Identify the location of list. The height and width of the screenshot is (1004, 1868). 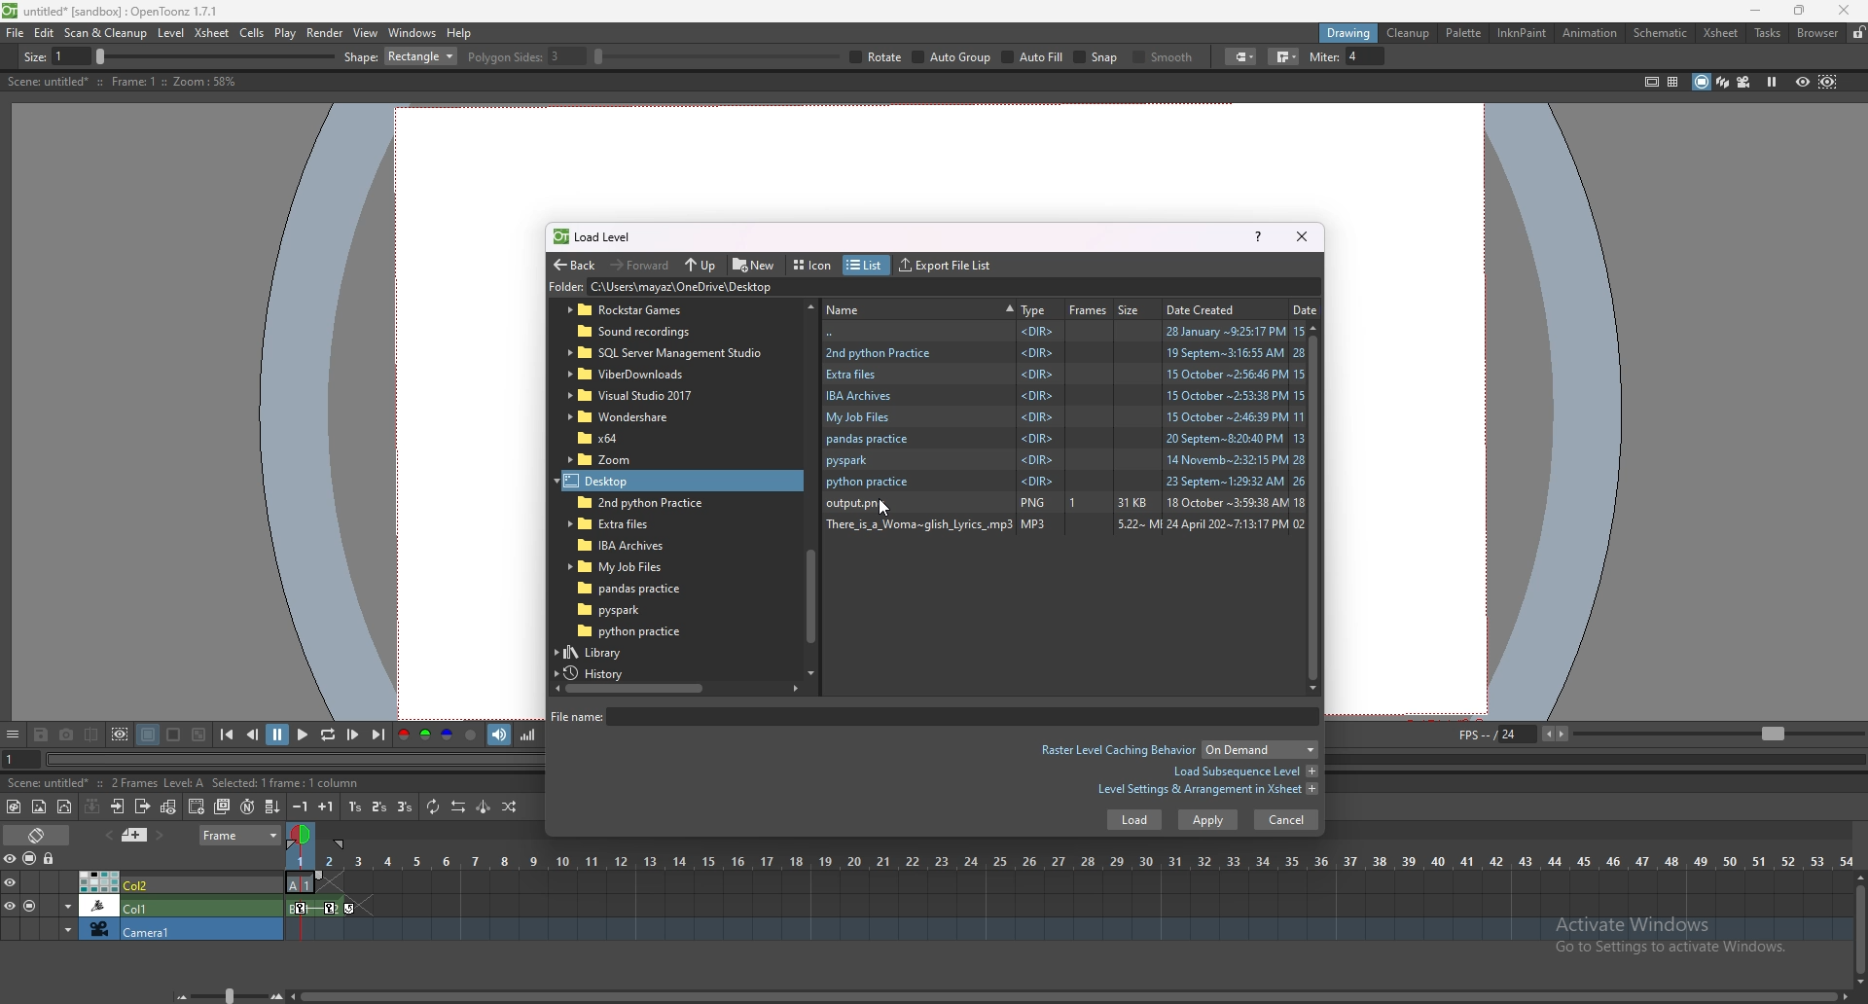
(864, 266).